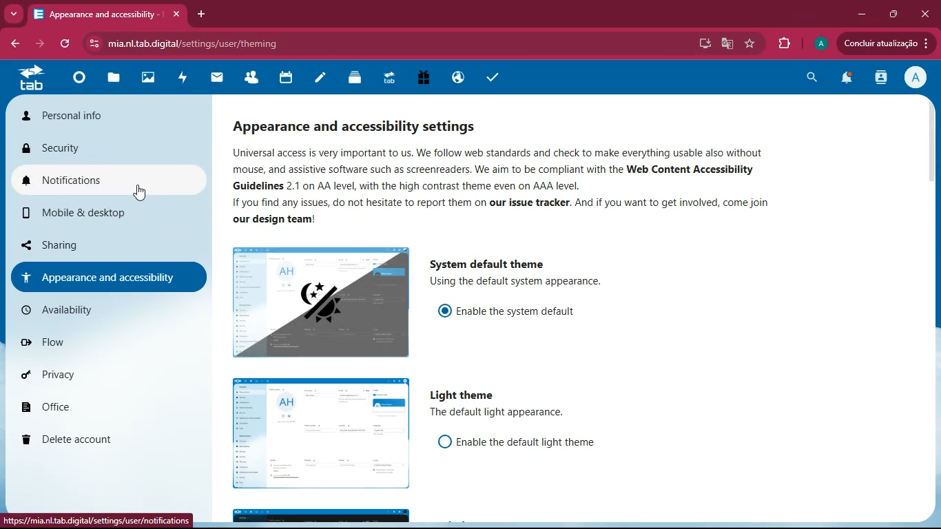 Image resolution: width=941 pixels, height=529 pixels. I want to click on View site information, so click(94, 43).